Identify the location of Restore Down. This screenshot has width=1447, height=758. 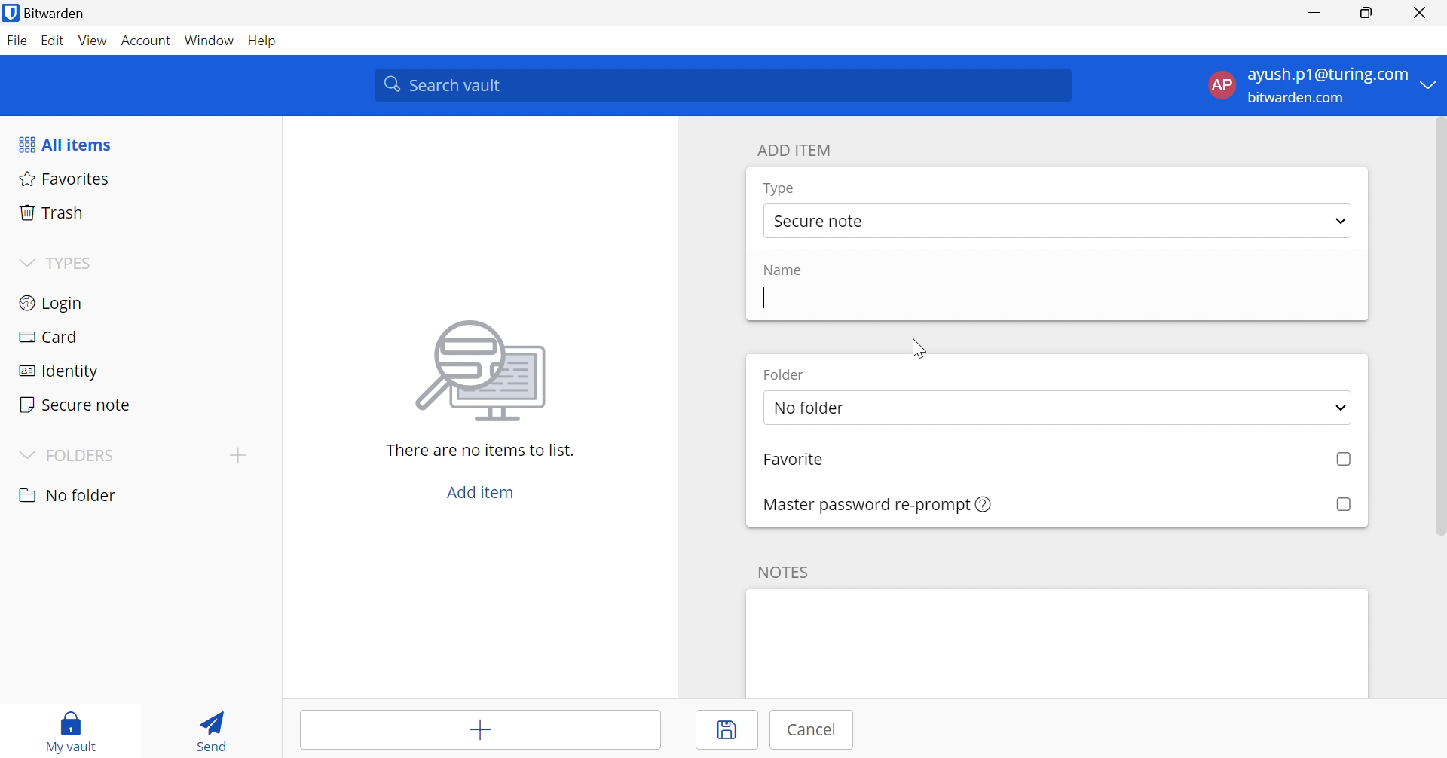
(1367, 11).